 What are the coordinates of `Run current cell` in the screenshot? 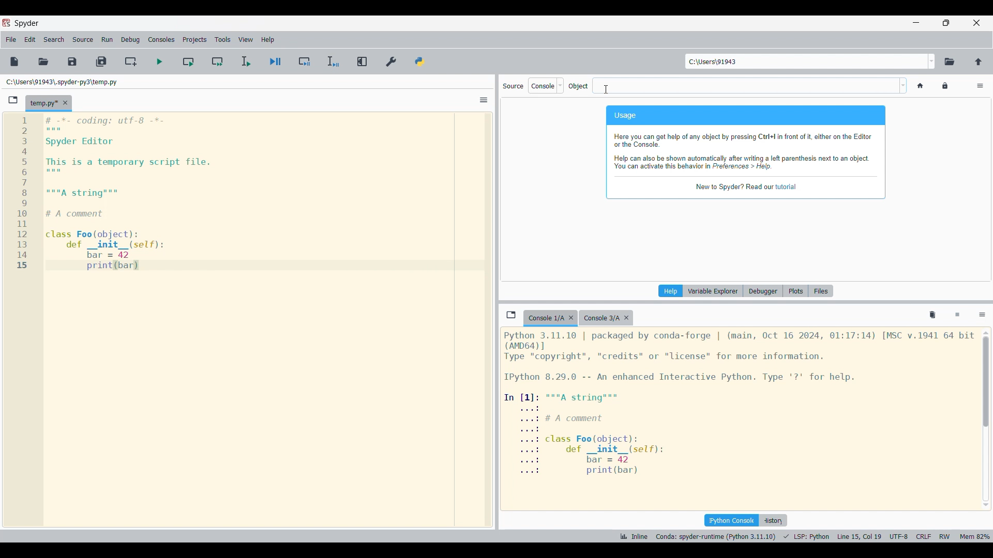 It's located at (189, 61).